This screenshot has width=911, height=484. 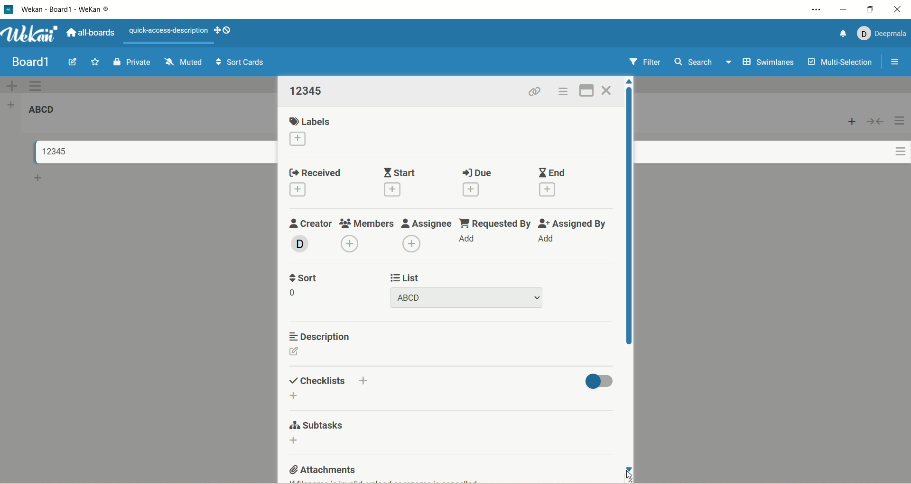 I want to click on add, so click(x=547, y=241).